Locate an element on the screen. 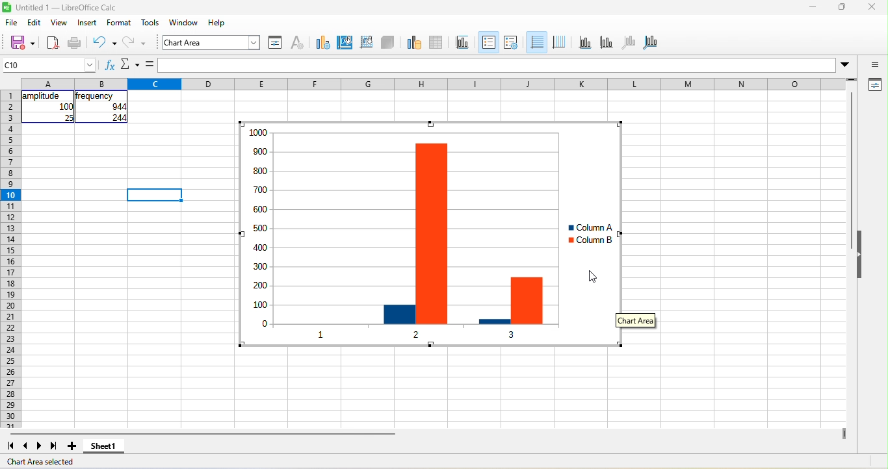  is equal to symbol is located at coordinates (150, 64).